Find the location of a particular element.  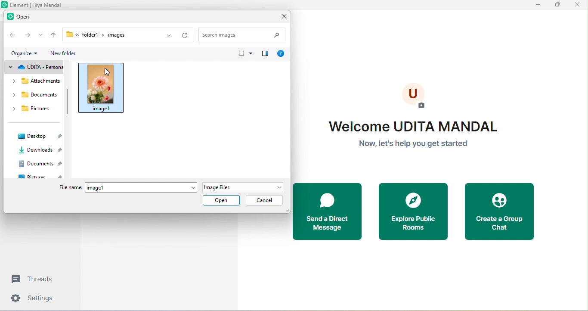

search is located at coordinates (243, 34).